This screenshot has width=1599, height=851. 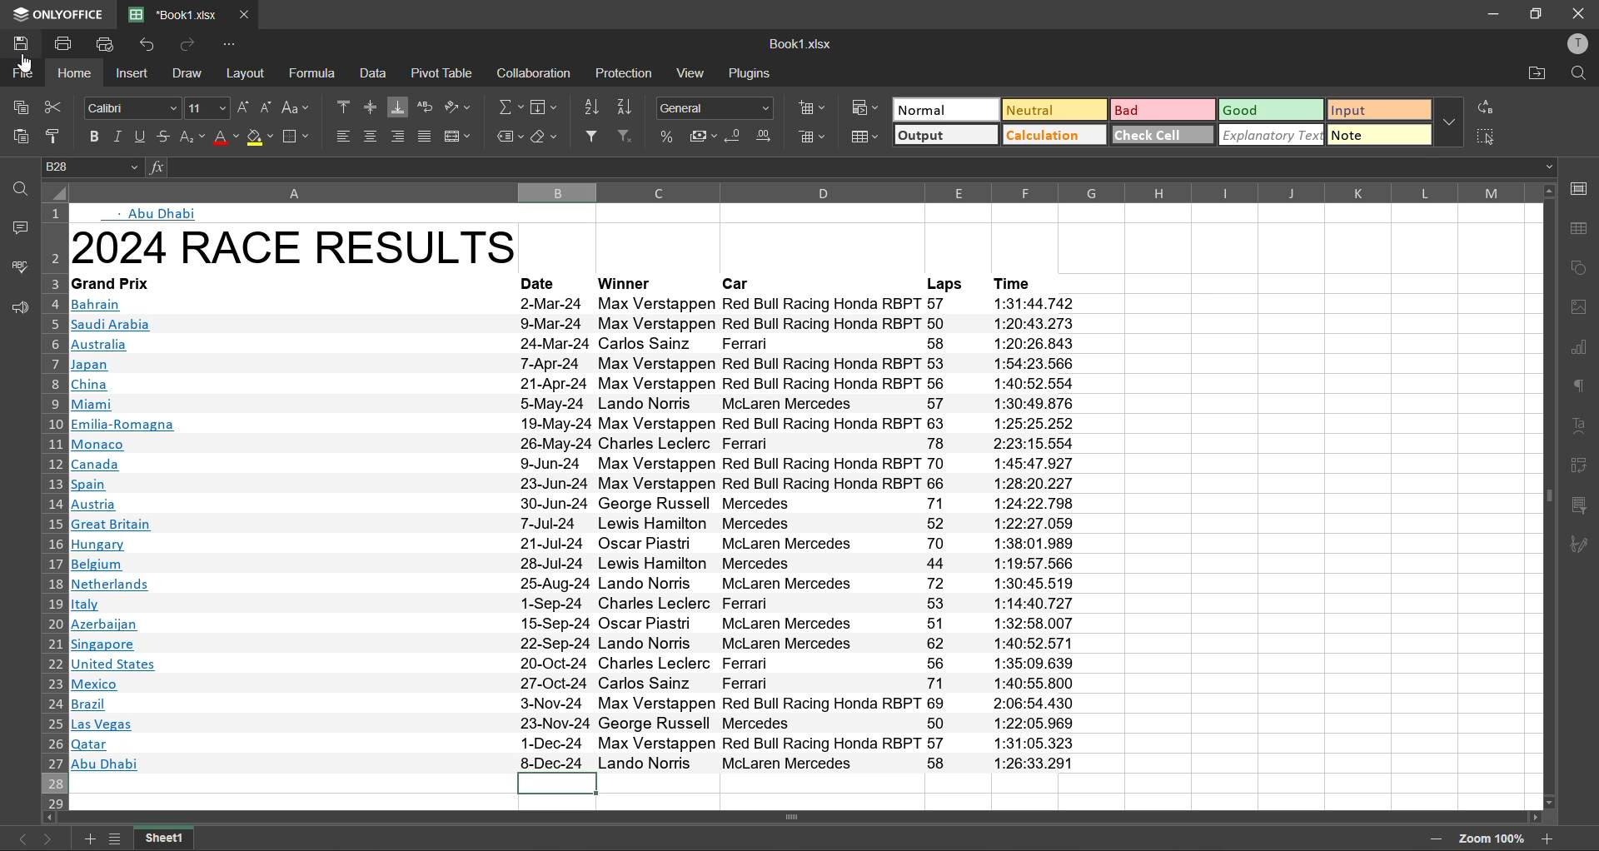 I want to click on #8 Abu Dhabi 8-Dec-24 Lando Norris McLaren Mercedes 58 1:26:33.291, so click(x=575, y=764).